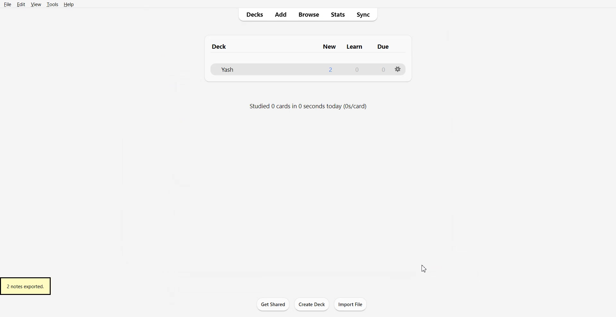 The height and width of the screenshot is (317, 616). Describe the element at coordinates (36, 4) in the screenshot. I see `View` at that location.